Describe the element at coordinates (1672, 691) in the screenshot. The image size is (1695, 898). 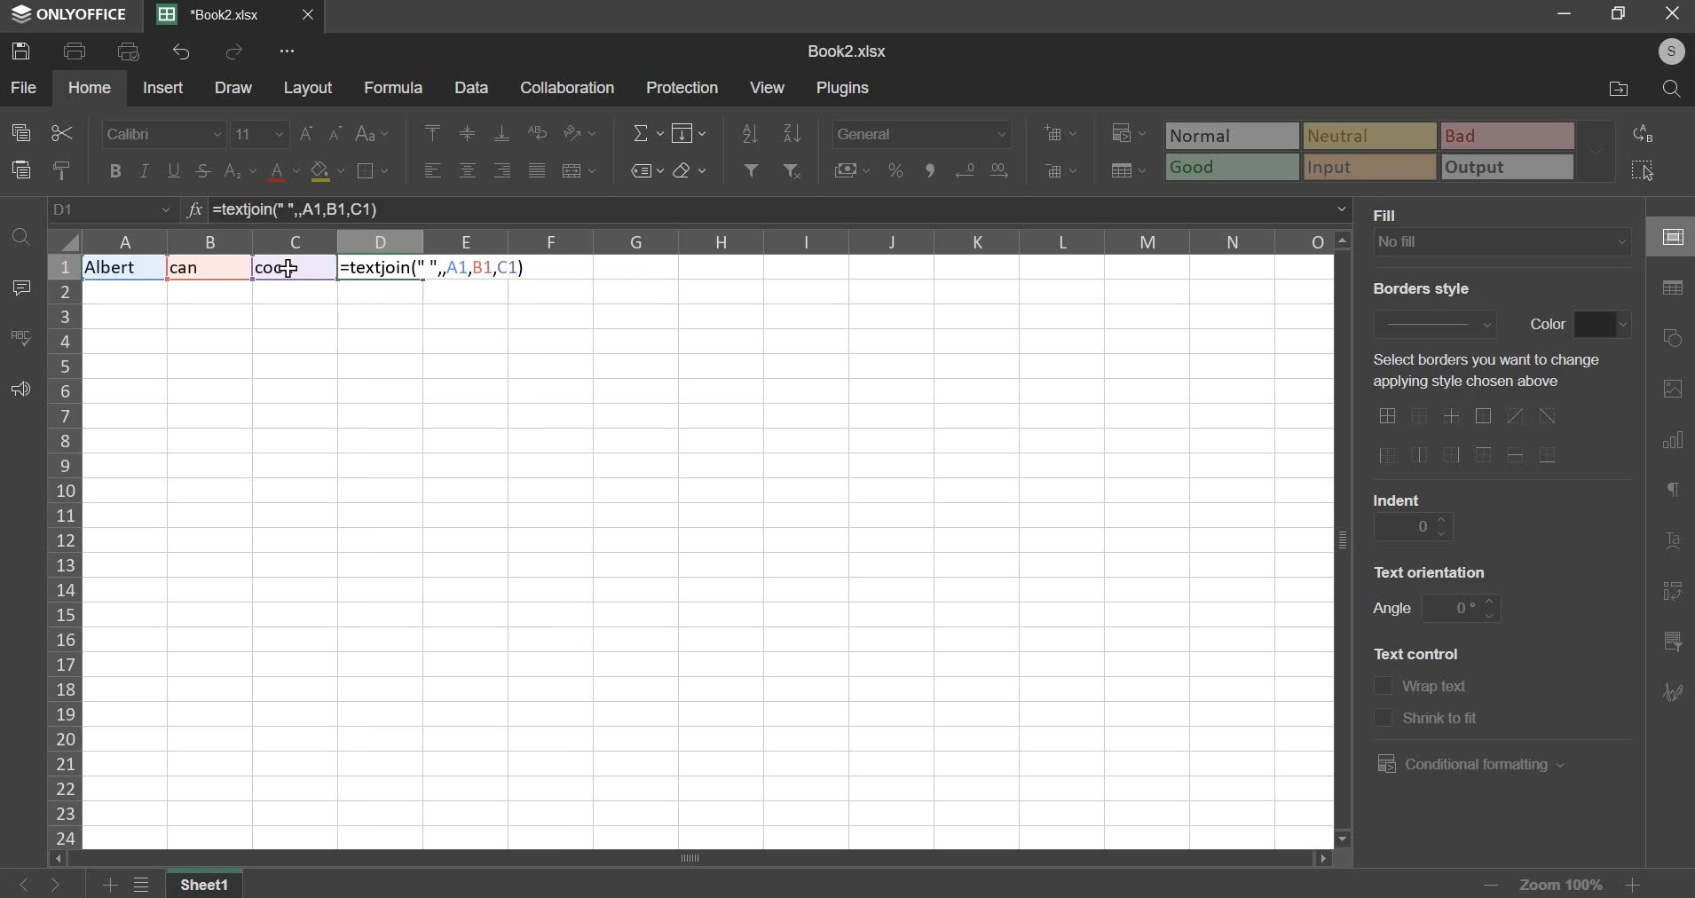
I see `signature` at that location.